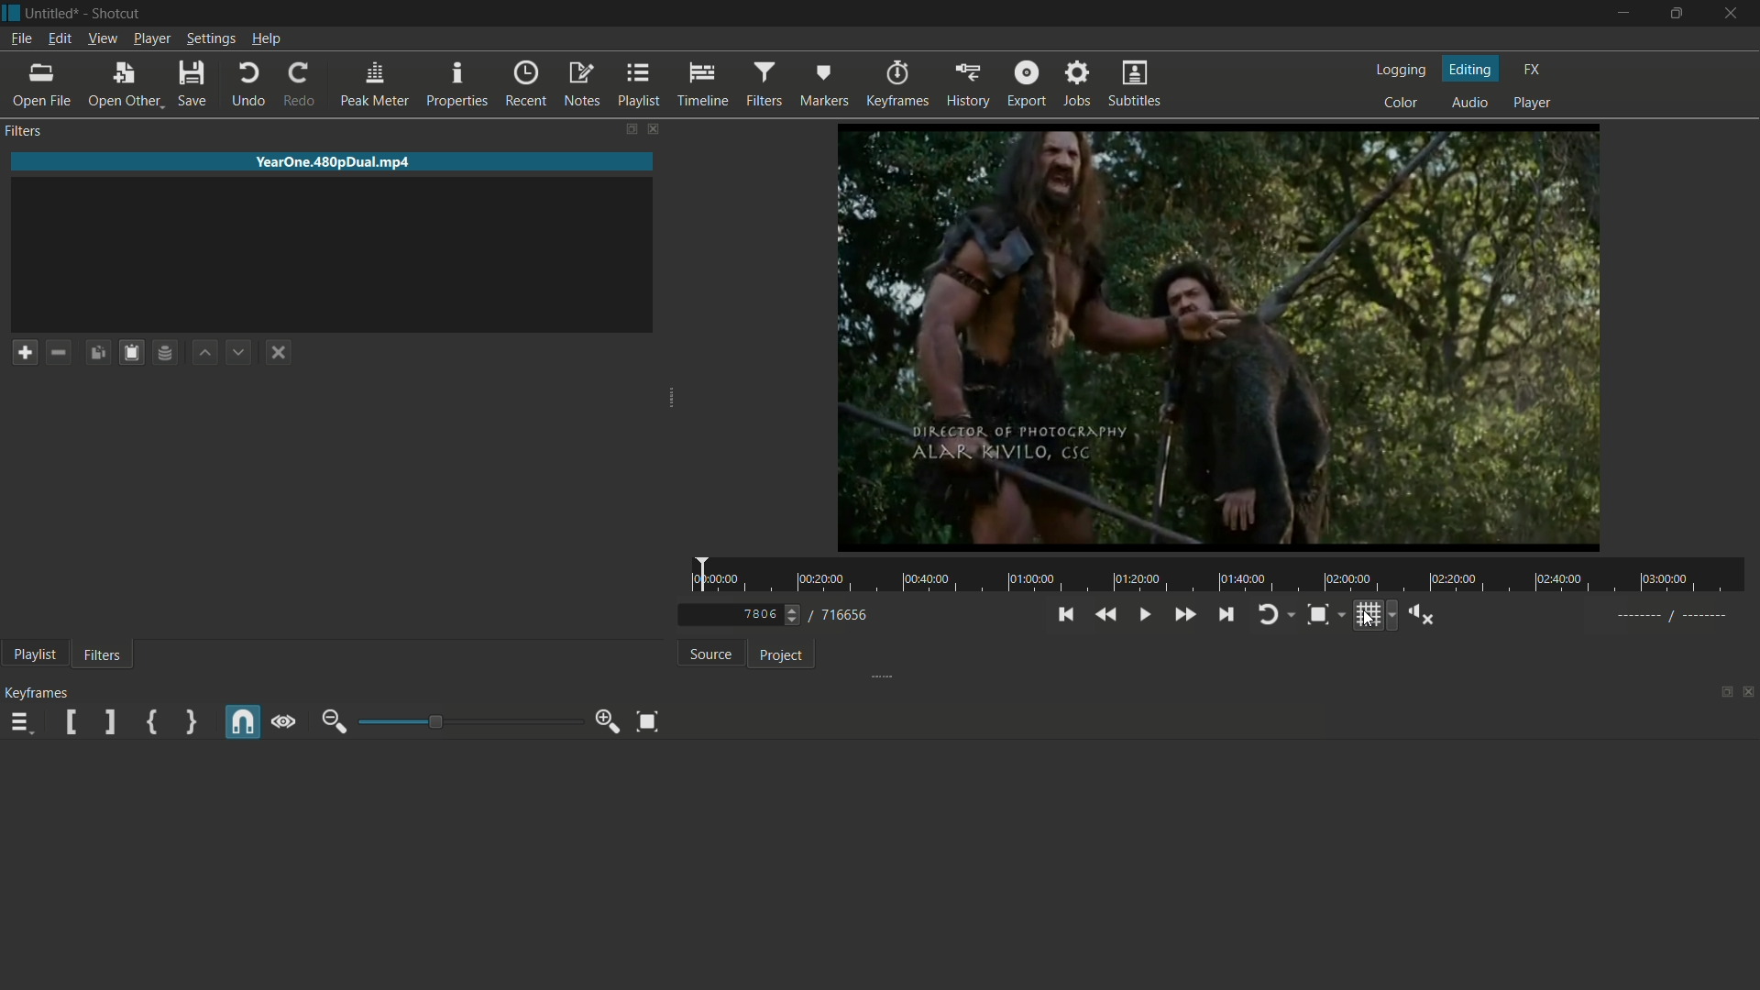 The height and width of the screenshot is (990, 1760). I want to click on save filter set, so click(166, 352).